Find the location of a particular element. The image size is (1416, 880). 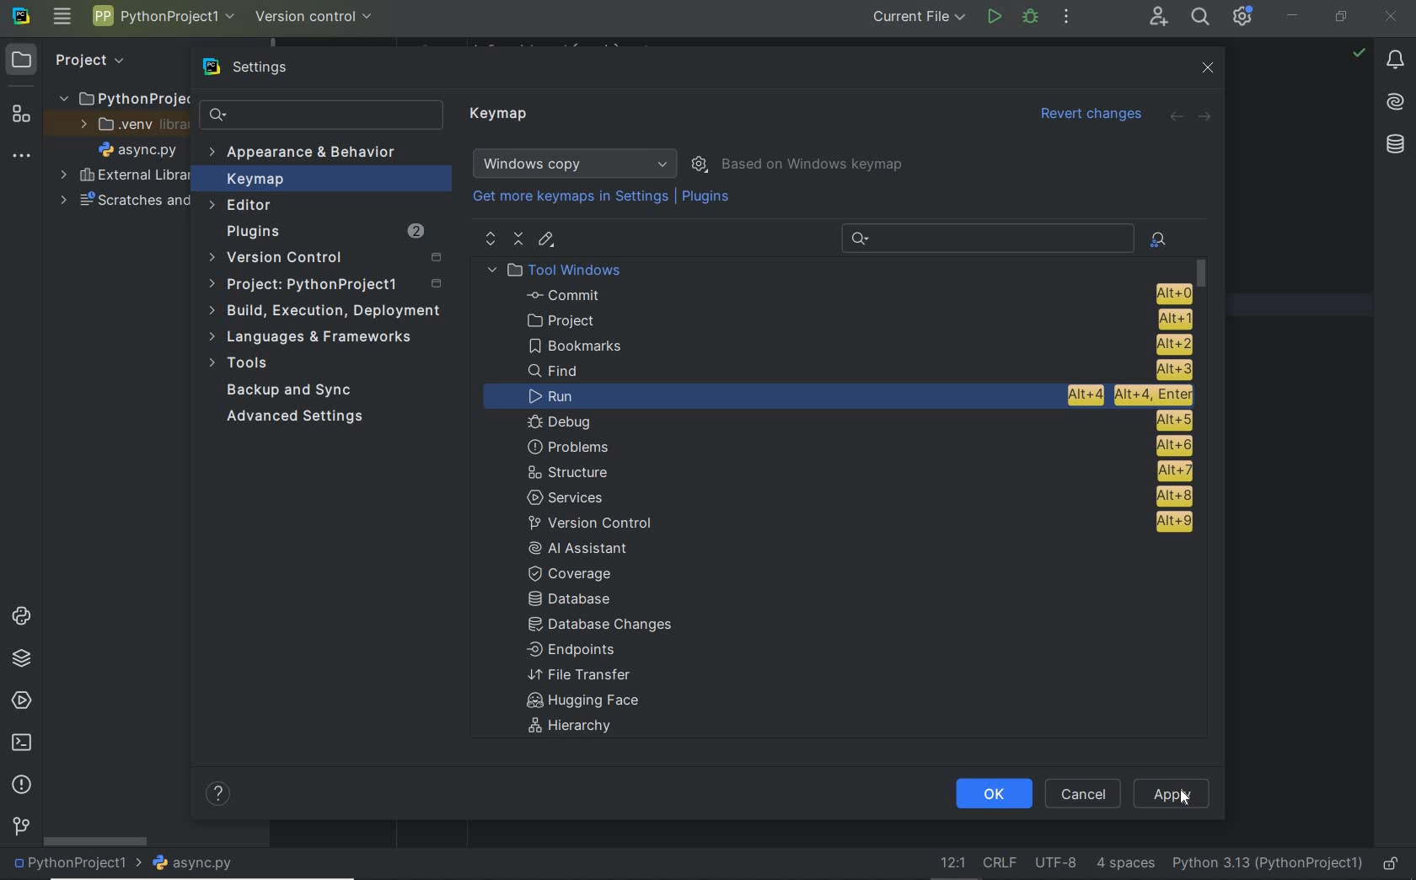

coverage is located at coordinates (580, 572).